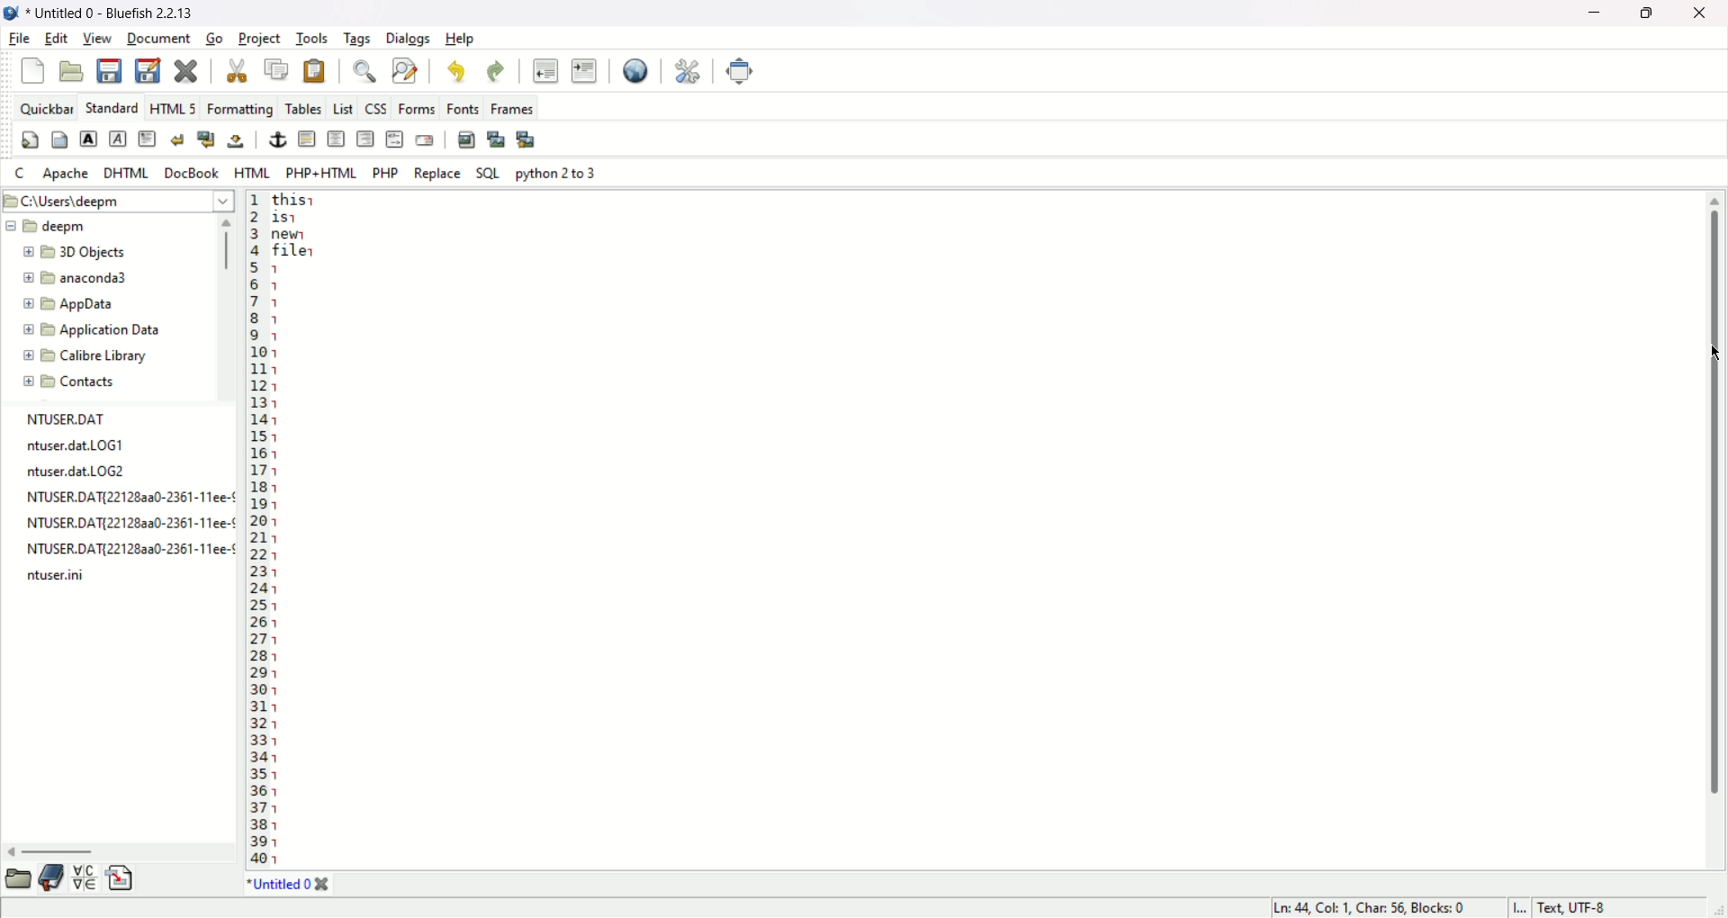 The width and height of the screenshot is (1728, 918). I want to click on redo, so click(498, 74).